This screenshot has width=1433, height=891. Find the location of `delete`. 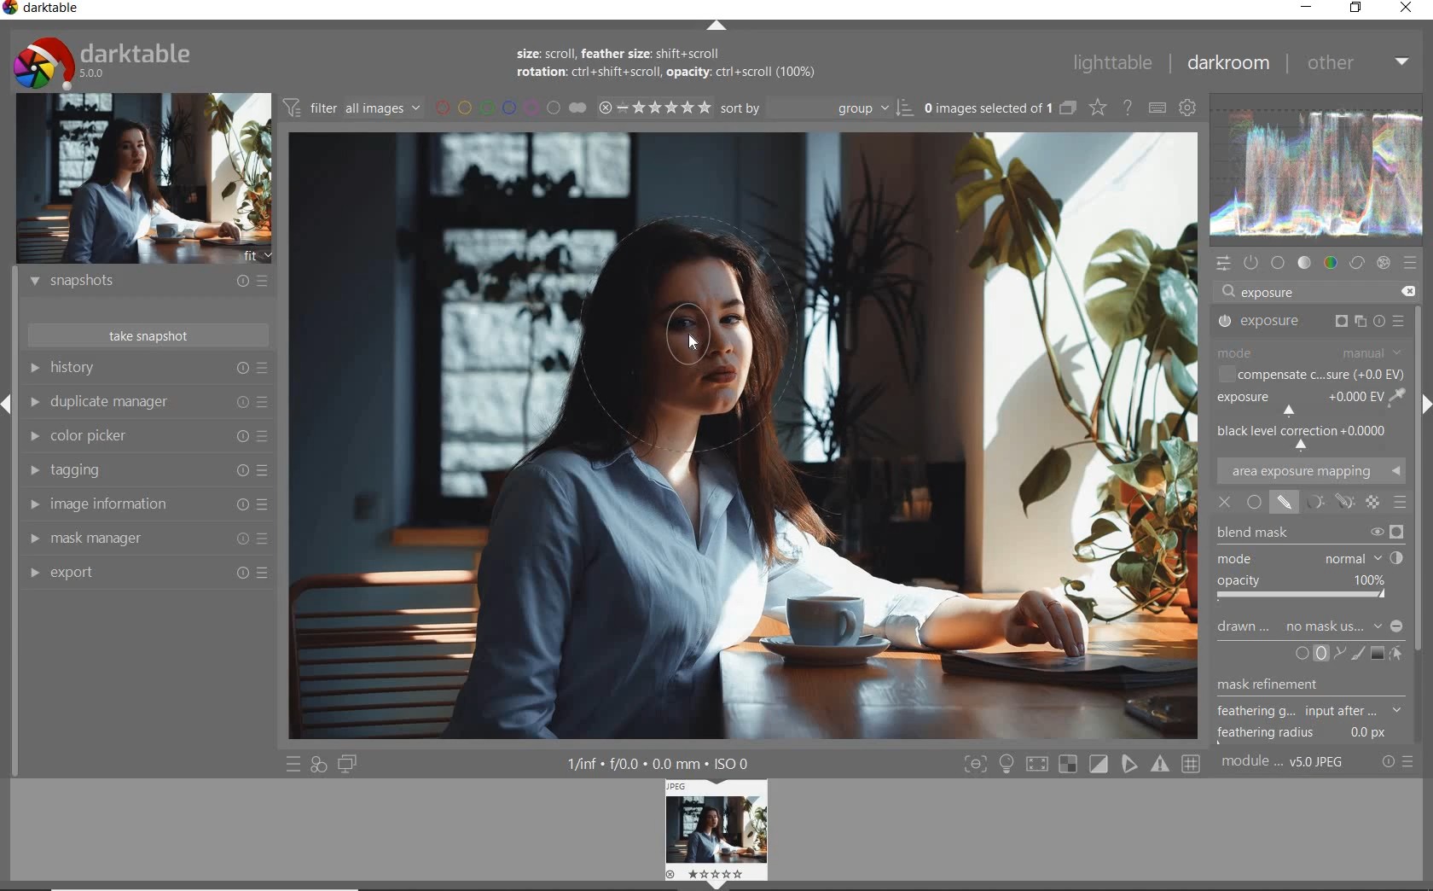

delete is located at coordinates (1412, 292).